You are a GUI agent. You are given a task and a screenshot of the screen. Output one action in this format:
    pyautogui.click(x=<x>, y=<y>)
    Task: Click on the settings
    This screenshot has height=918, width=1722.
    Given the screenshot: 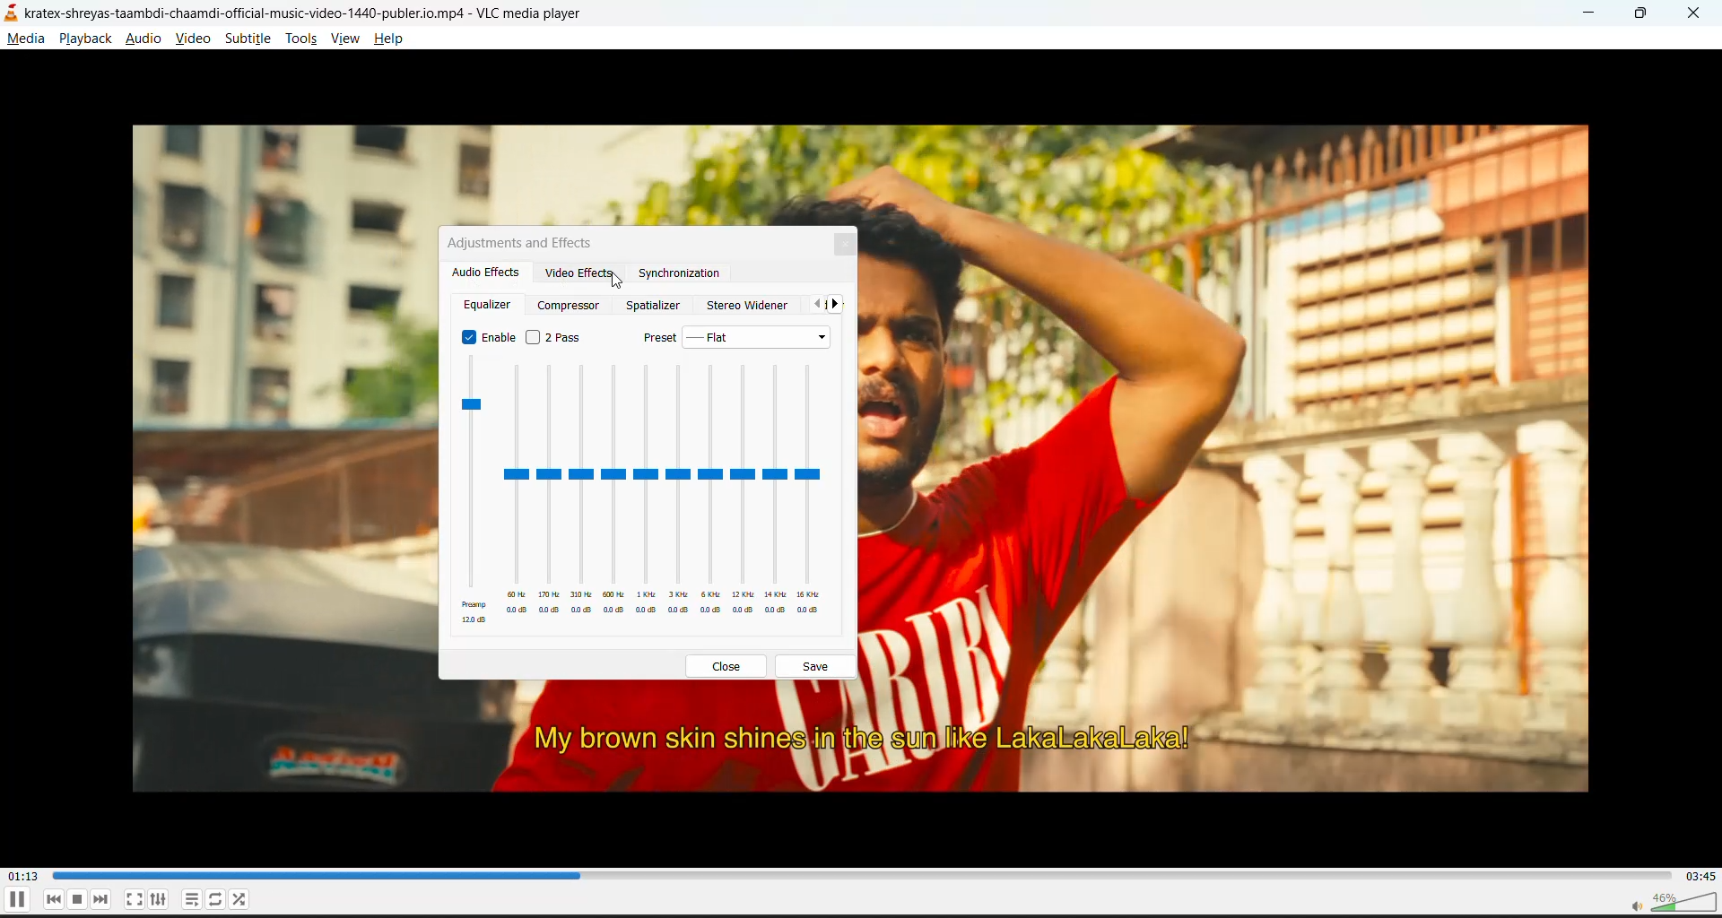 What is the action you would take?
    pyautogui.click(x=160, y=900)
    